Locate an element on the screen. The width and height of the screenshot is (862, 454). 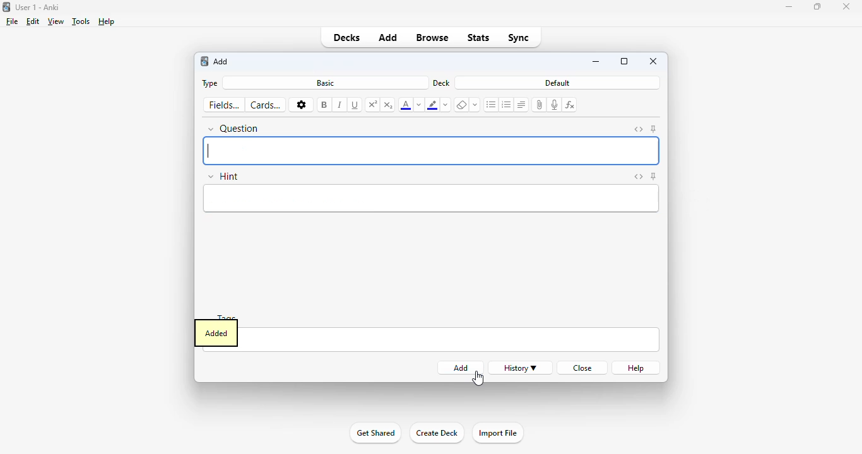
help is located at coordinates (637, 368).